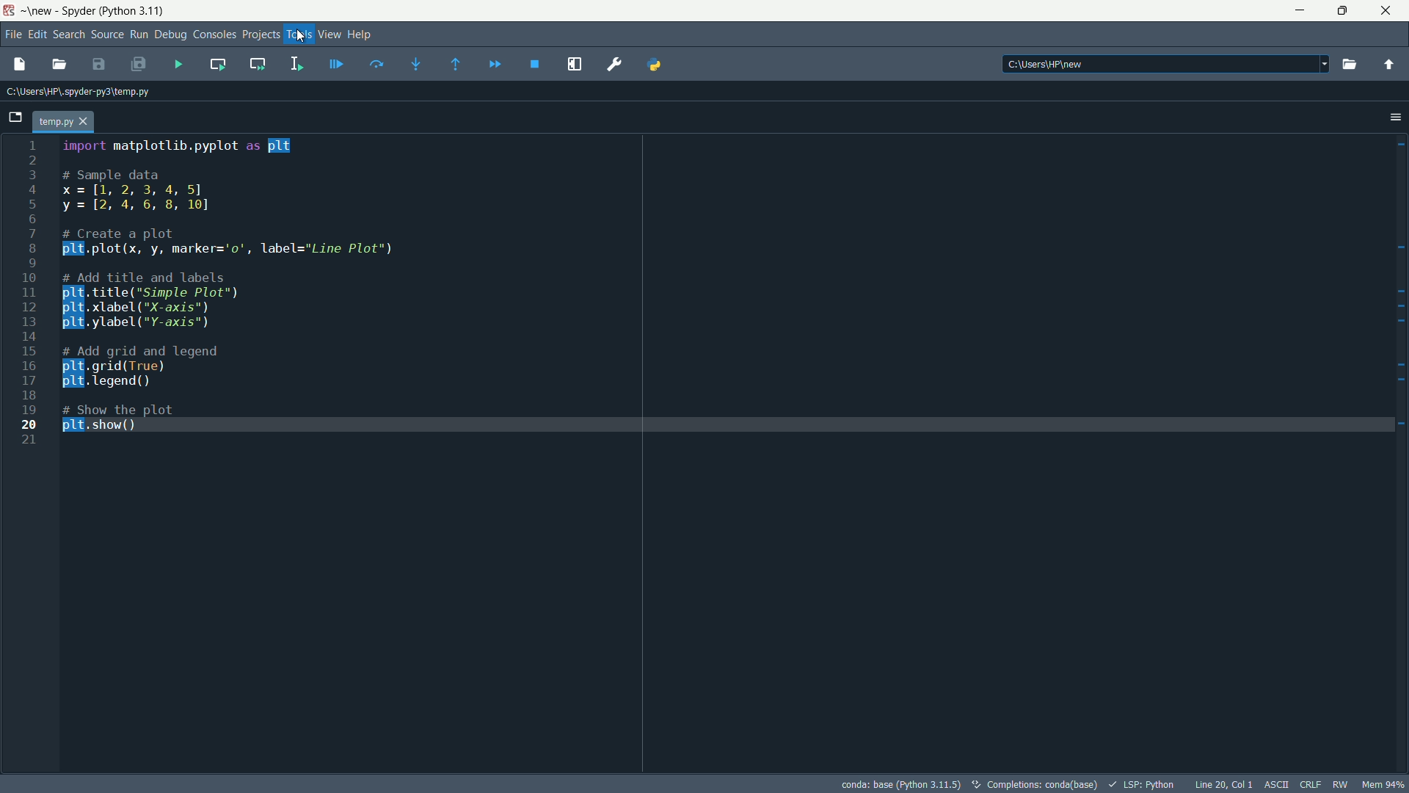  I want to click on help, so click(362, 35).